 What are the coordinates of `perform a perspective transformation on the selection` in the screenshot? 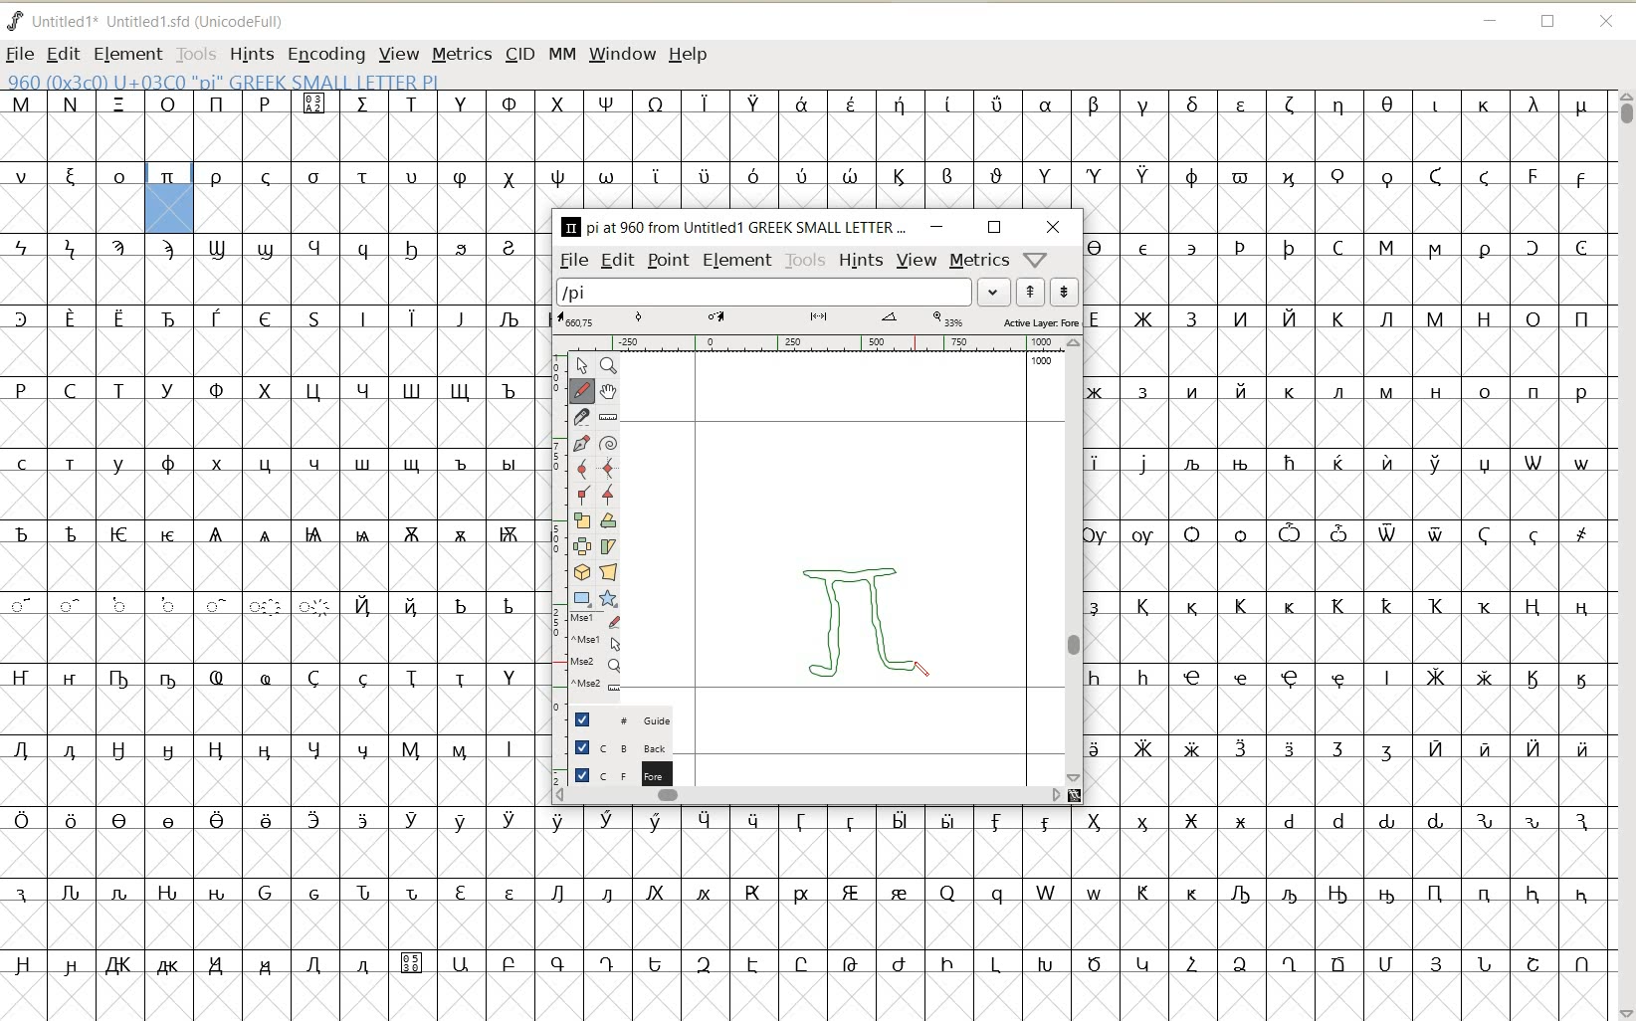 It's located at (610, 572).